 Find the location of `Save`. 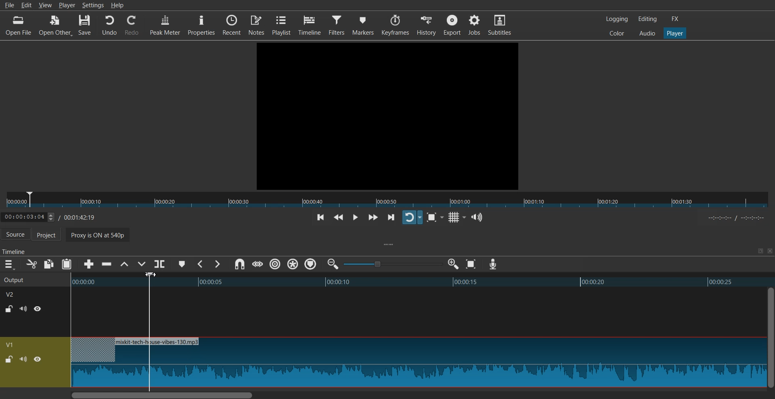

Save is located at coordinates (85, 25).